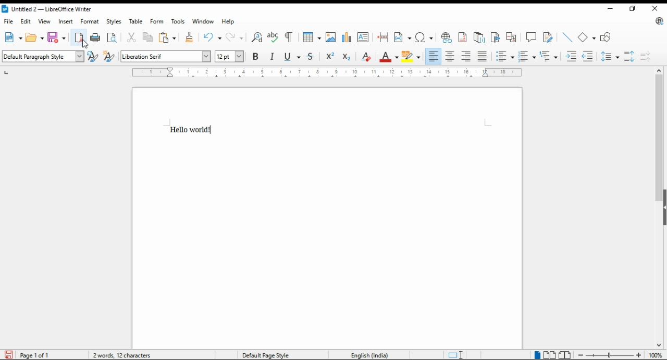  Describe the element at coordinates (56, 38) in the screenshot. I see `save` at that location.